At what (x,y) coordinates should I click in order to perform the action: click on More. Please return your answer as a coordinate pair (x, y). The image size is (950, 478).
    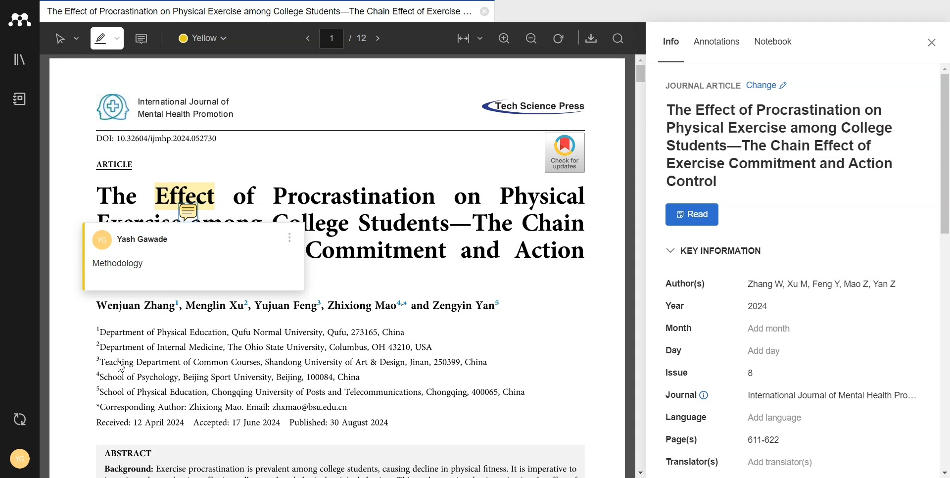
    Looking at the image, I should click on (288, 237).